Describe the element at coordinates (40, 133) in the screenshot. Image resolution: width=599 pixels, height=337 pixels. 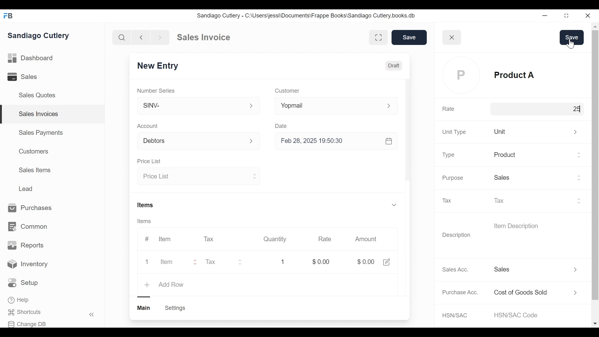
I see `Sales Payments` at that location.